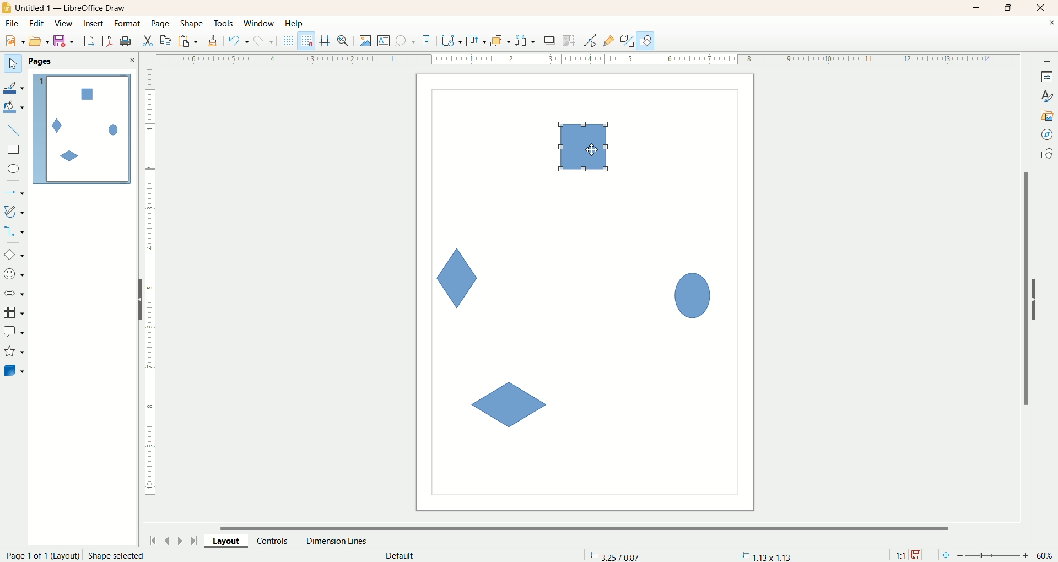 This screenshot has height=562, width=1058. What do you see at coordinates (15, 212) in the screenshot?
I see `curves and polygon` at bounding box center [15, 212].